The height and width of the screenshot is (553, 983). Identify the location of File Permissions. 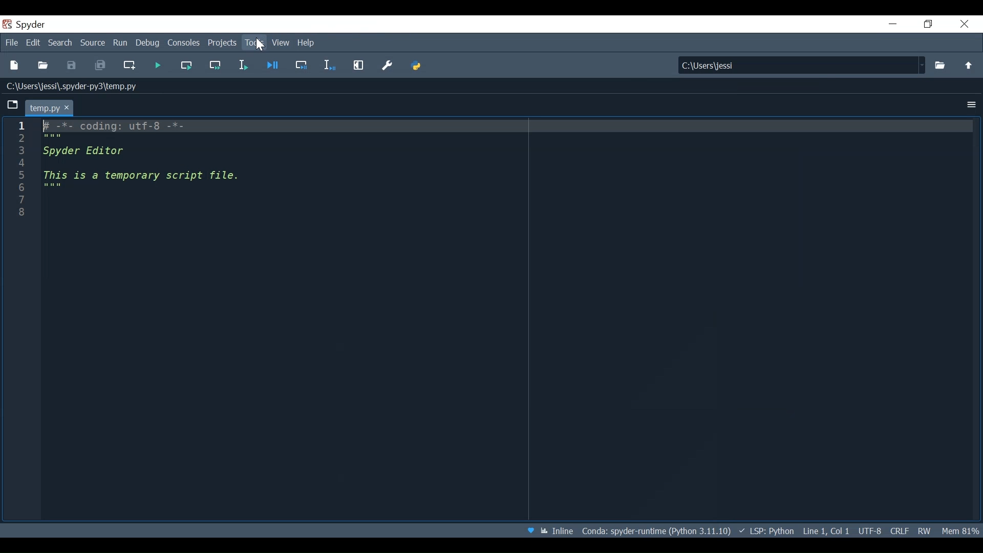
(924, 531).